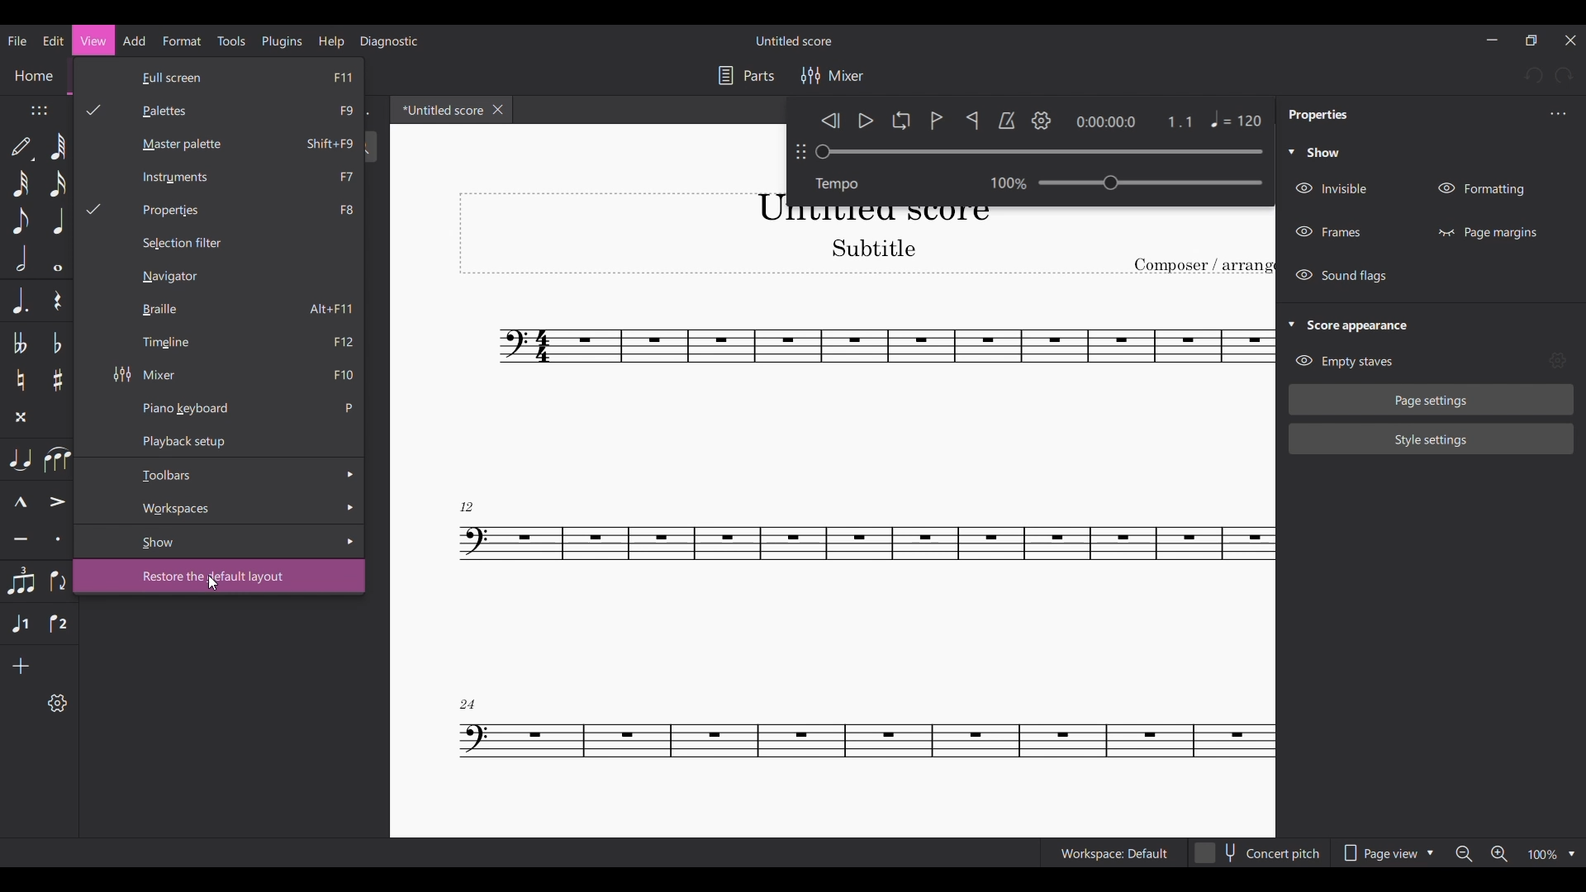 The height and width of the screenshot is (892, 1586). Describe the element at coordinates (19, 502) in the screenshot. I see `Marcato` at that location.